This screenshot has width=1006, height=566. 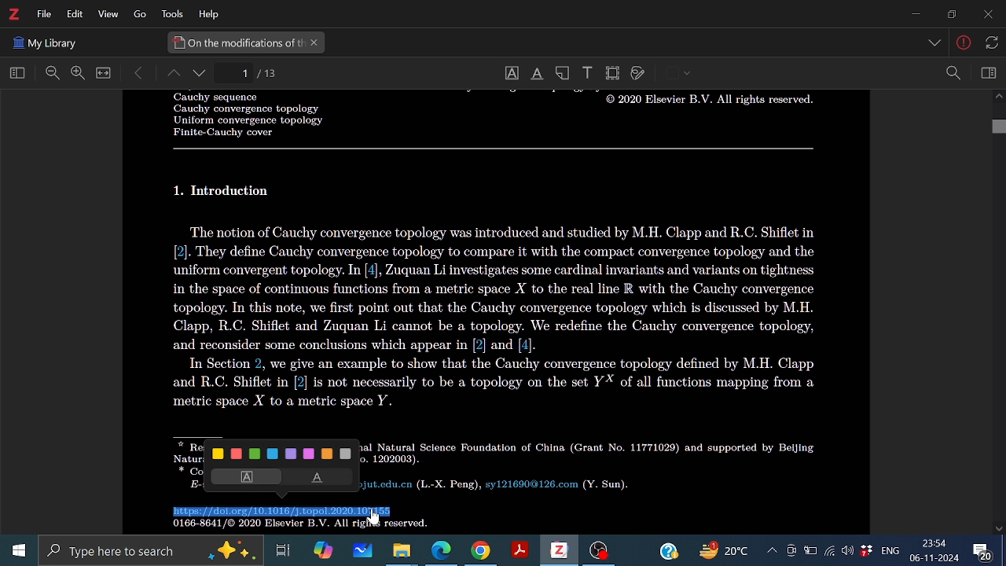 I want to click on , so click(x=45, y=41).